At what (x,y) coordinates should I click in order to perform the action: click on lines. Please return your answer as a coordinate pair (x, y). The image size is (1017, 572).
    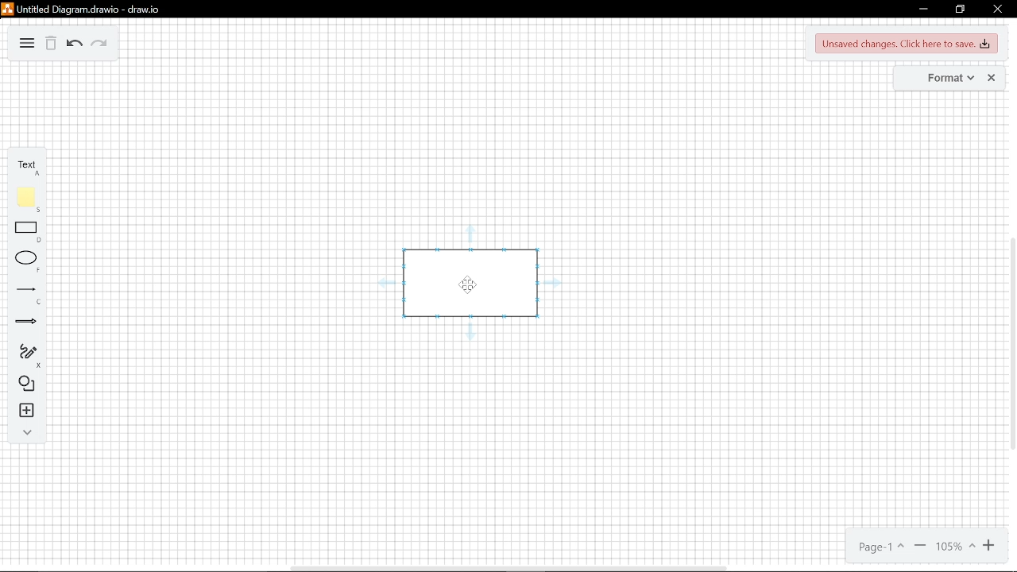
    Looking at the image, I should click on (29, 296).